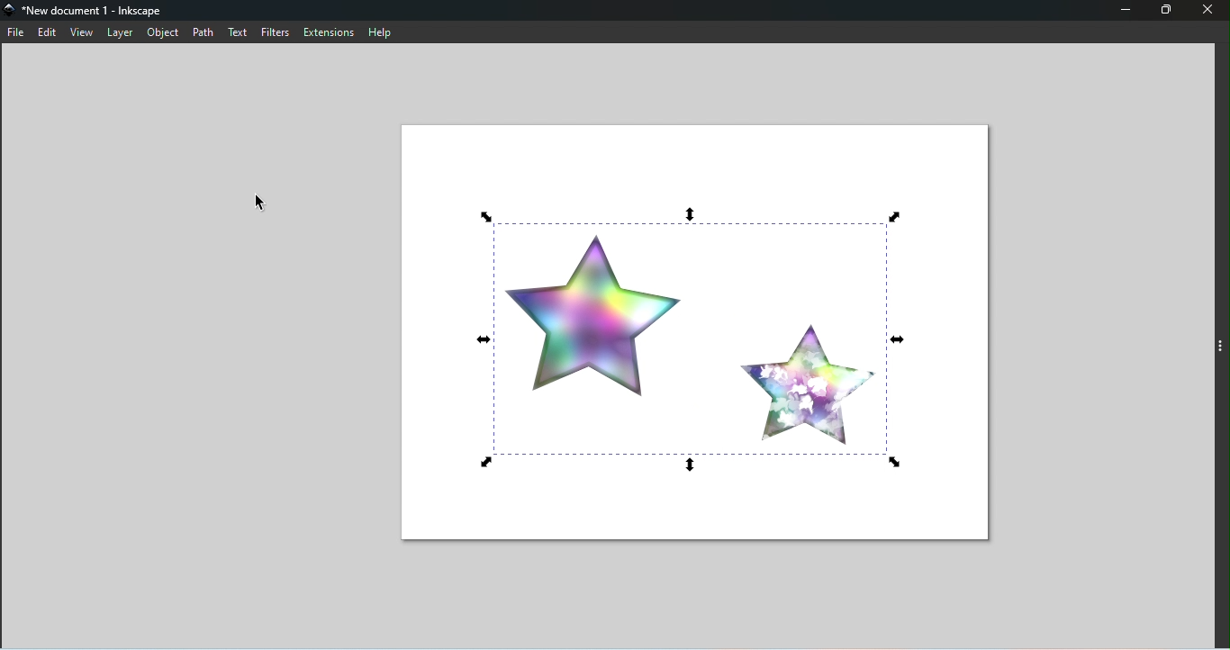  Describe the element at coordinates (258, 203) in the screenshot. I see `Cursor` at that location.